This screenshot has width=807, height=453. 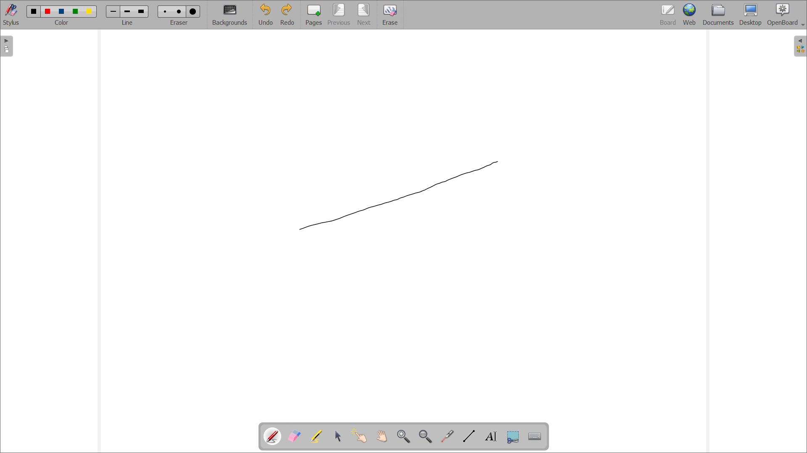 What do you see at coordinates (499, 162) in the screenshot?
I see `cursor` at bounding box center [499, 162].